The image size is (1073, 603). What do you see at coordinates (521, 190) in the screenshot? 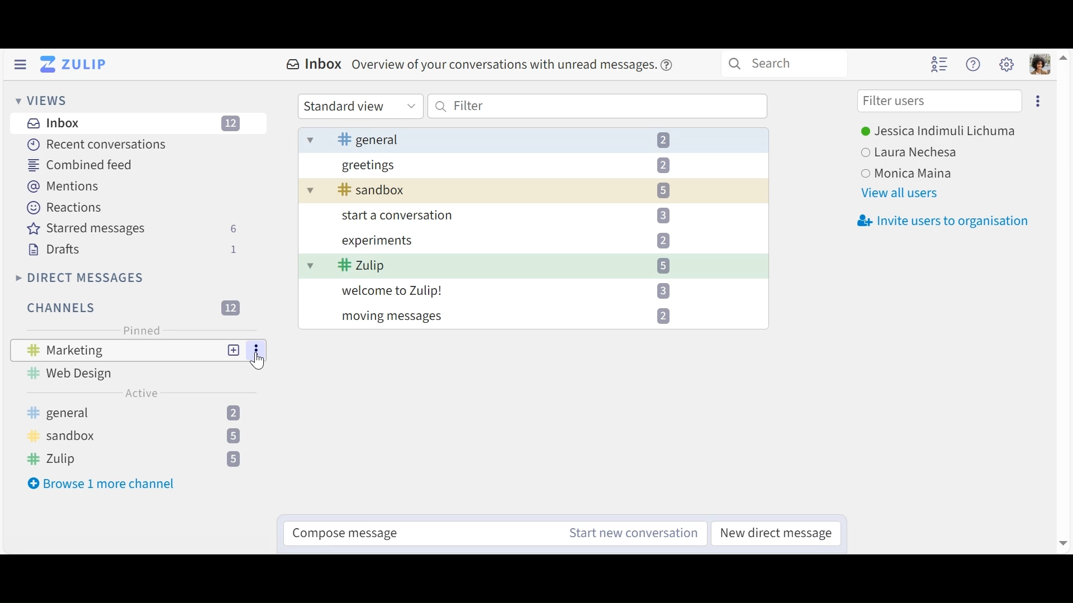
I see ` sandbox` at bounding box center [521, 190].